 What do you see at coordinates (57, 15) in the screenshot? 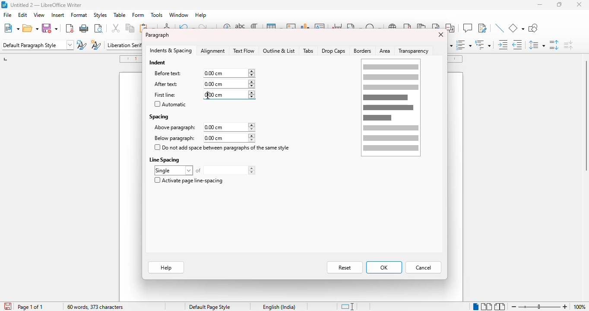
I see `insert` at bounding box center [57, 15].